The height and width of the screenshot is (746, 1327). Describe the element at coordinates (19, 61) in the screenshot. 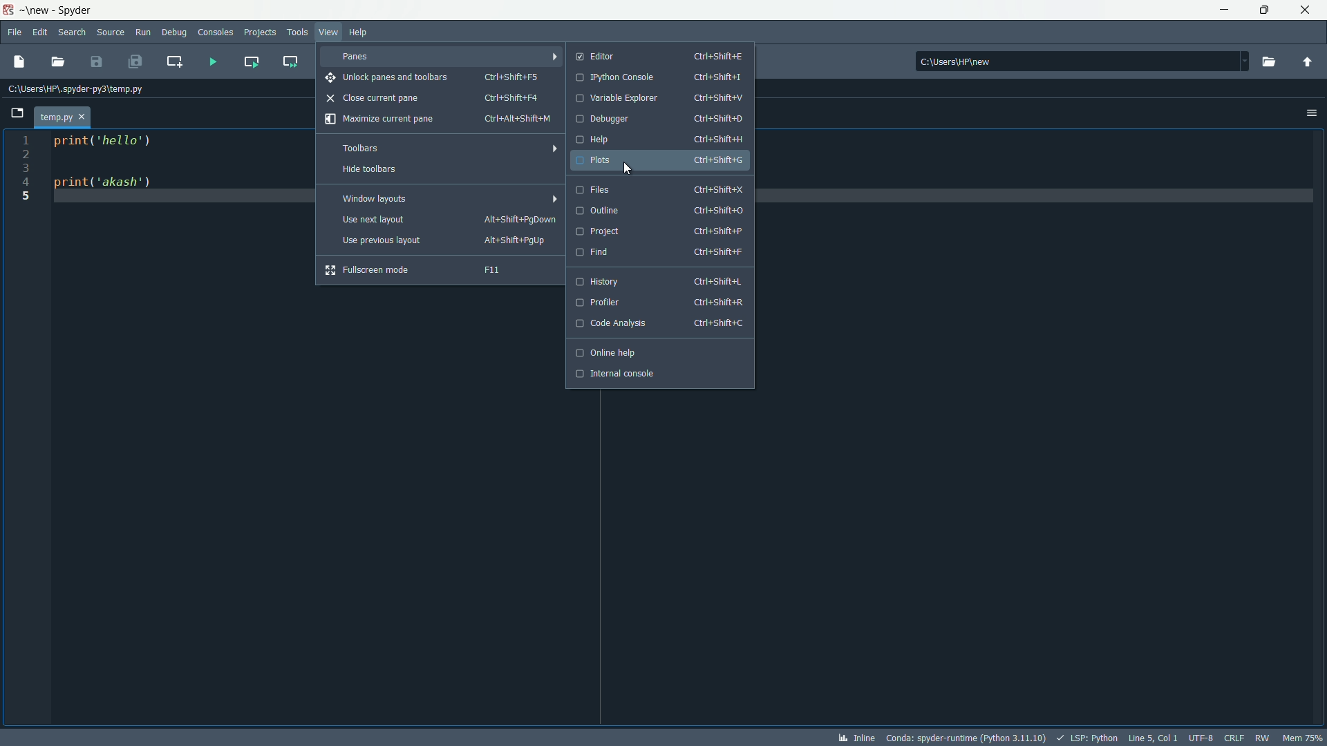

I see `new file` at that location.